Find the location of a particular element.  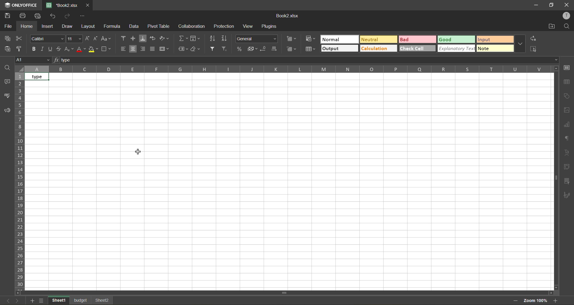

conditional formatting is located at coordinates (310, 39).